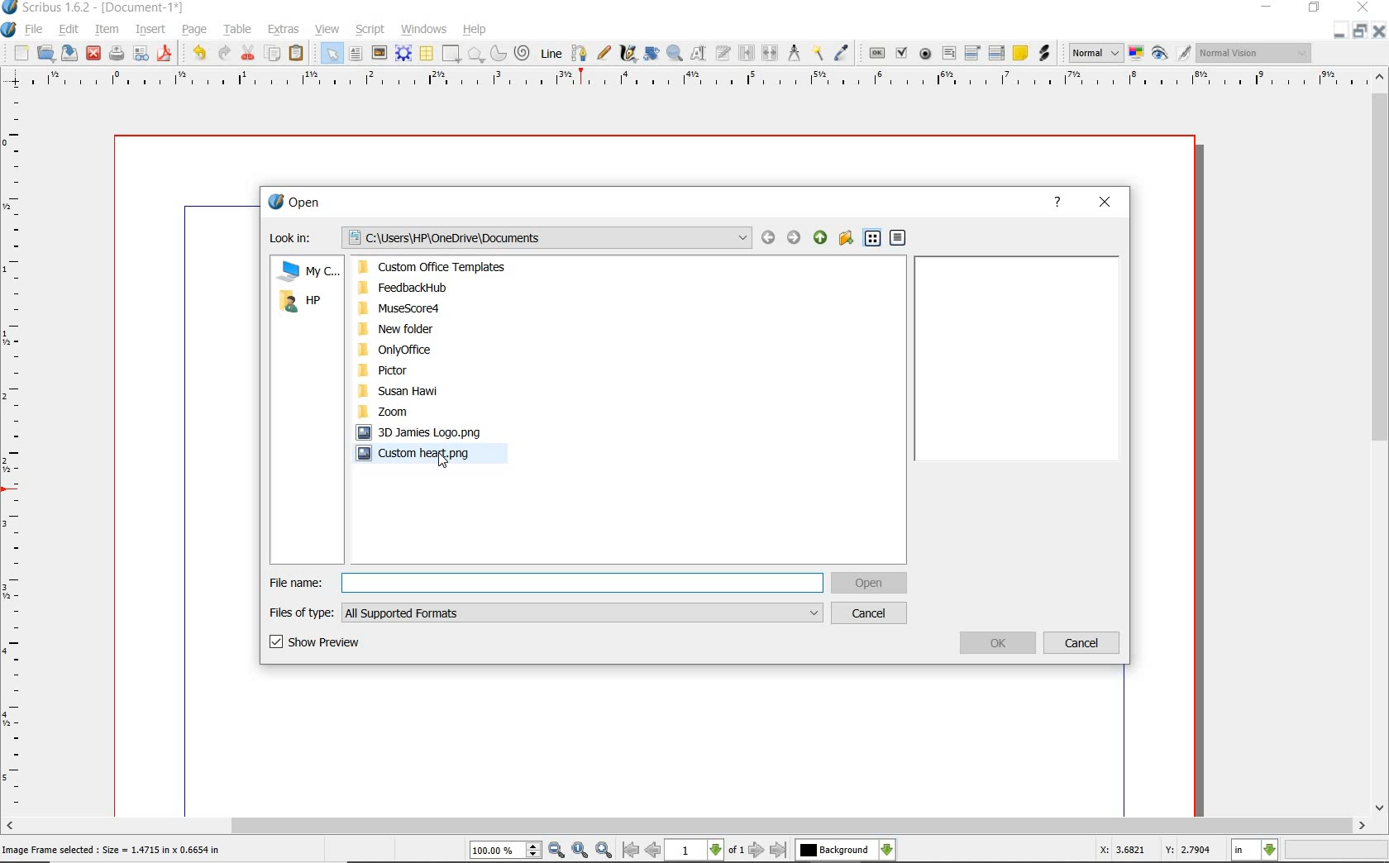 The width and height of the screenshot is (1389, 863). I want to click on render frame, so click(403, 52).